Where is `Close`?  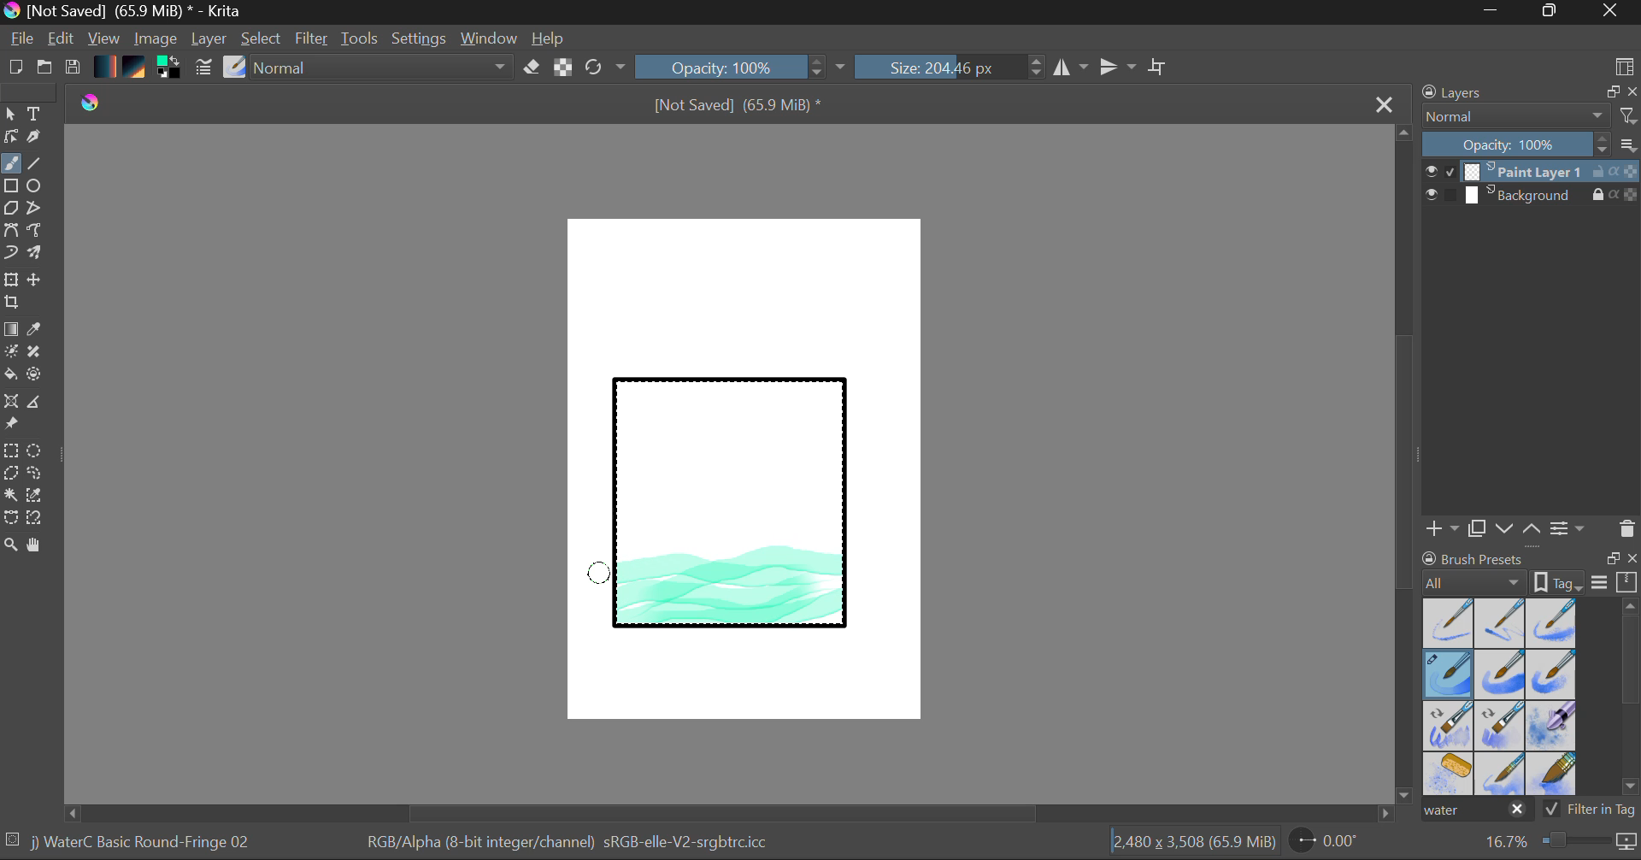
Close is located at coordinates (1612, 12).